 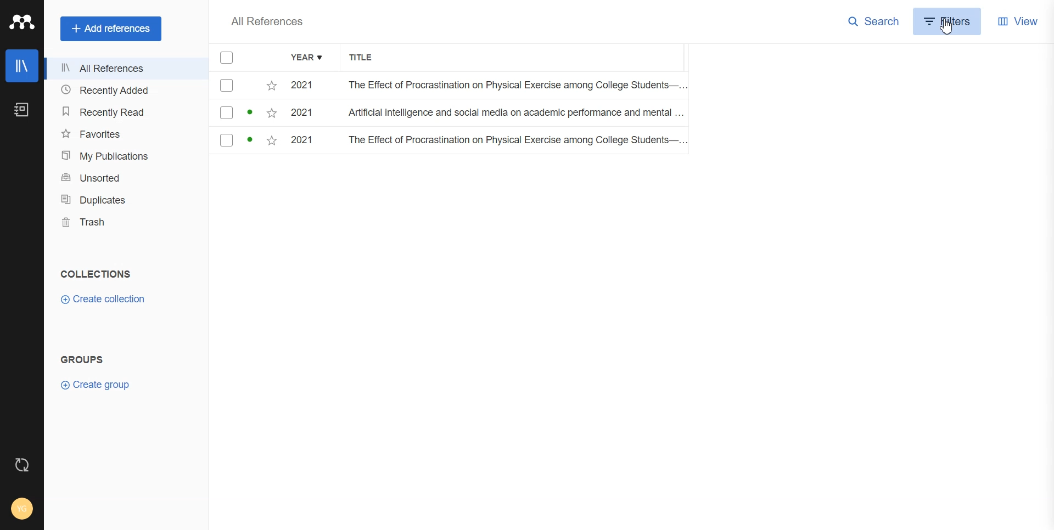 What do you see at coordinates (125, 91) in the screenshot?
I see `Recently added` at bounding box center [125, 91].